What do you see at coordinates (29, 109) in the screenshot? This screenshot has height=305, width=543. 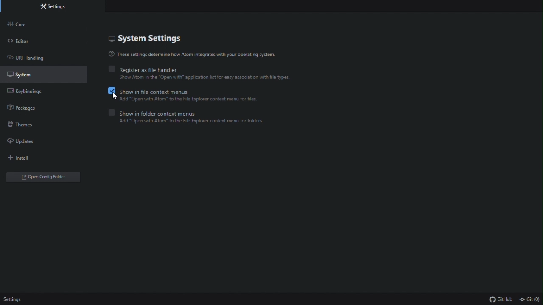 I see `Packages` at bounding box center [29, 109].